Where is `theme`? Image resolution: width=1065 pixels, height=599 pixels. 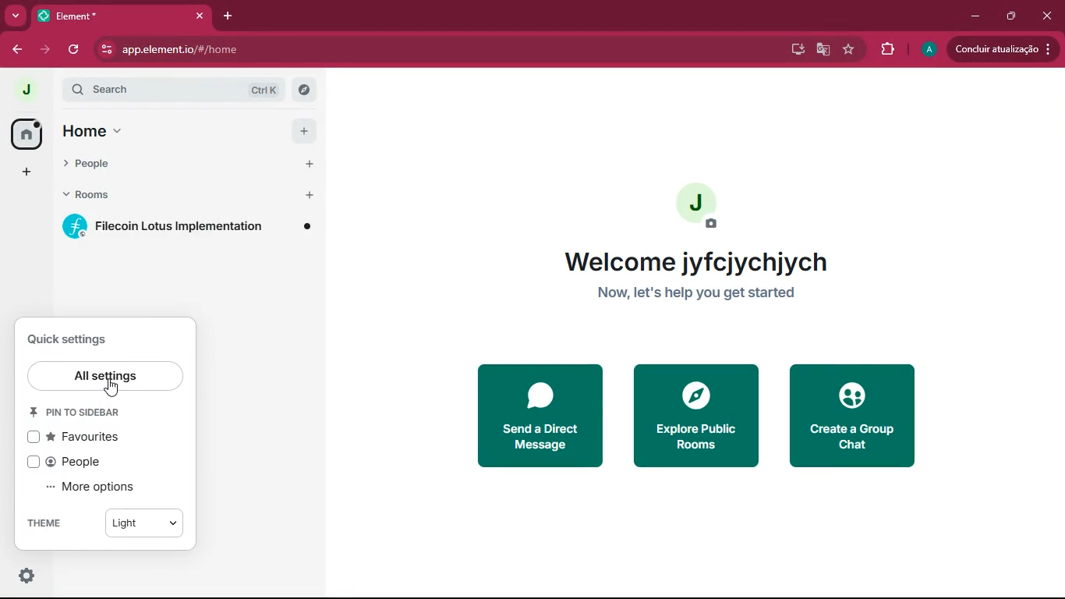
theme is located at coordinates (105, 523).